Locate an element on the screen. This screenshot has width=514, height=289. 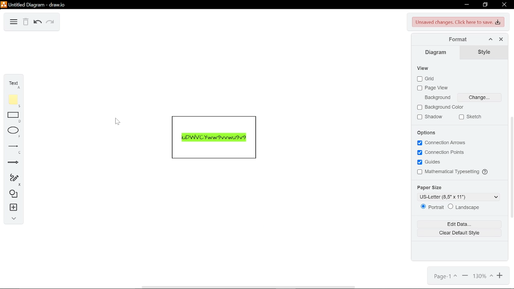
Background color is located at coordinates (441, 108).